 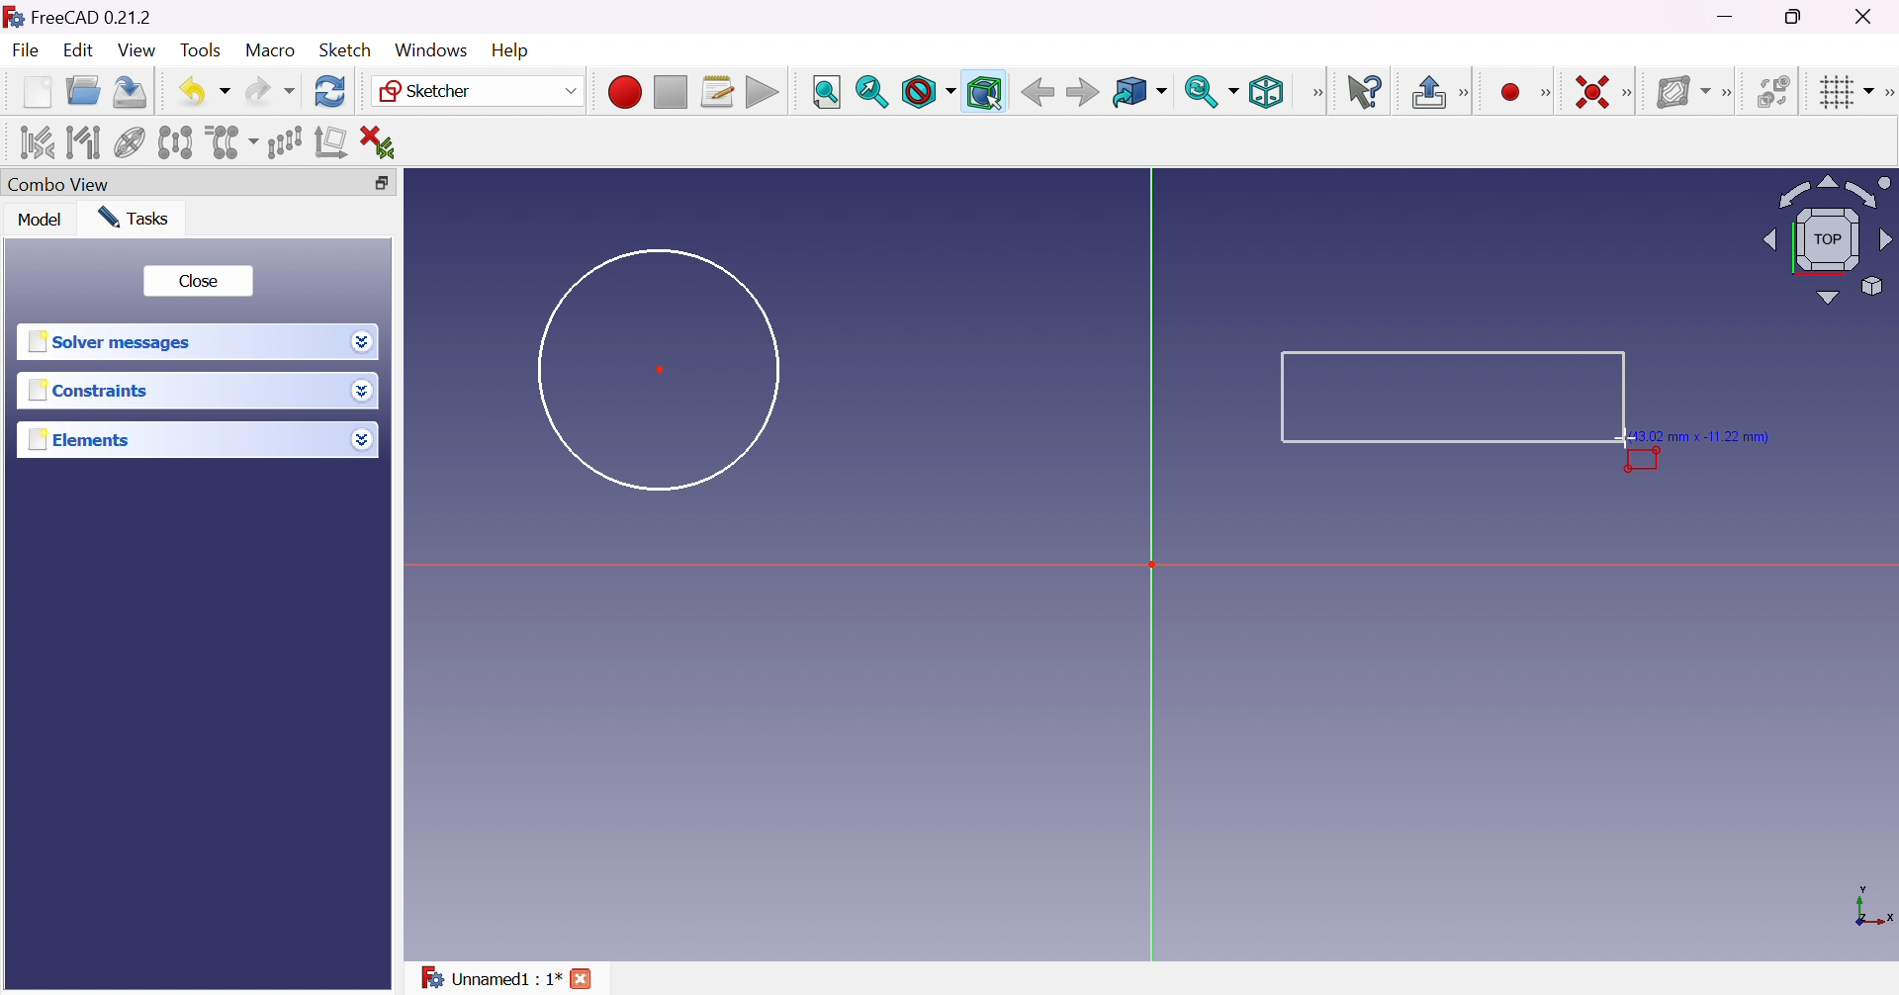 What do you see at coordinates (1510, 93) in the screenshot?
I see `Create point` at bounding box center [1510, 93].